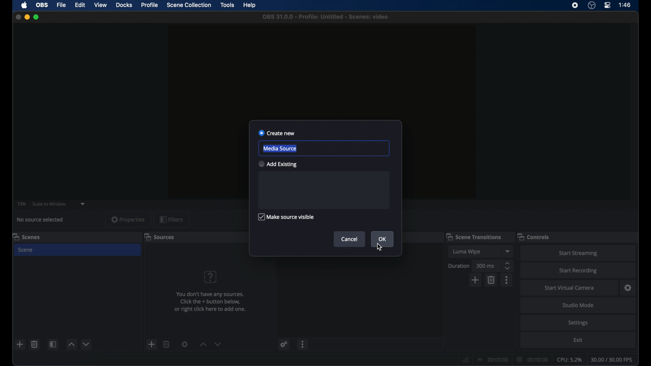 The image size is (651, 366). What do you see at coordinates (285, 217) in the screenshot?
I see `make source visible` at bounding box center [285, 217].